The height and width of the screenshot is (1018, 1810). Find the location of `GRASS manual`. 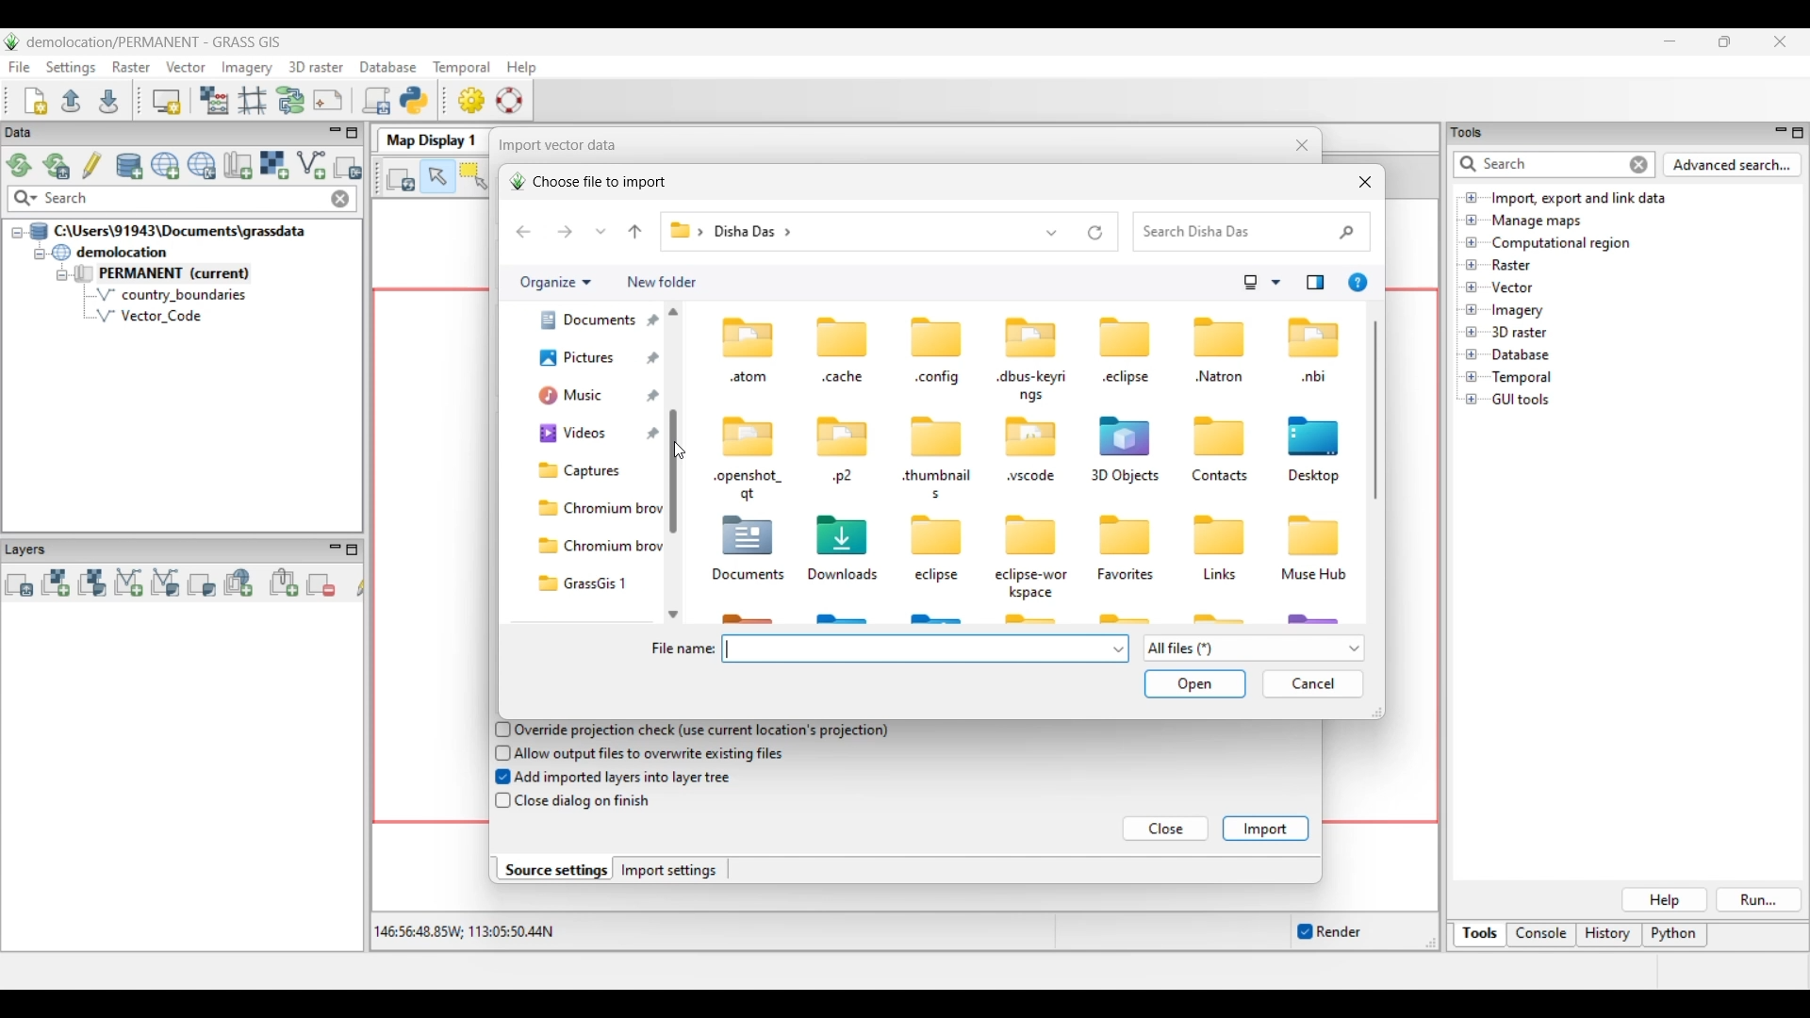

GRASS manual is located at coordinates (509, 100).